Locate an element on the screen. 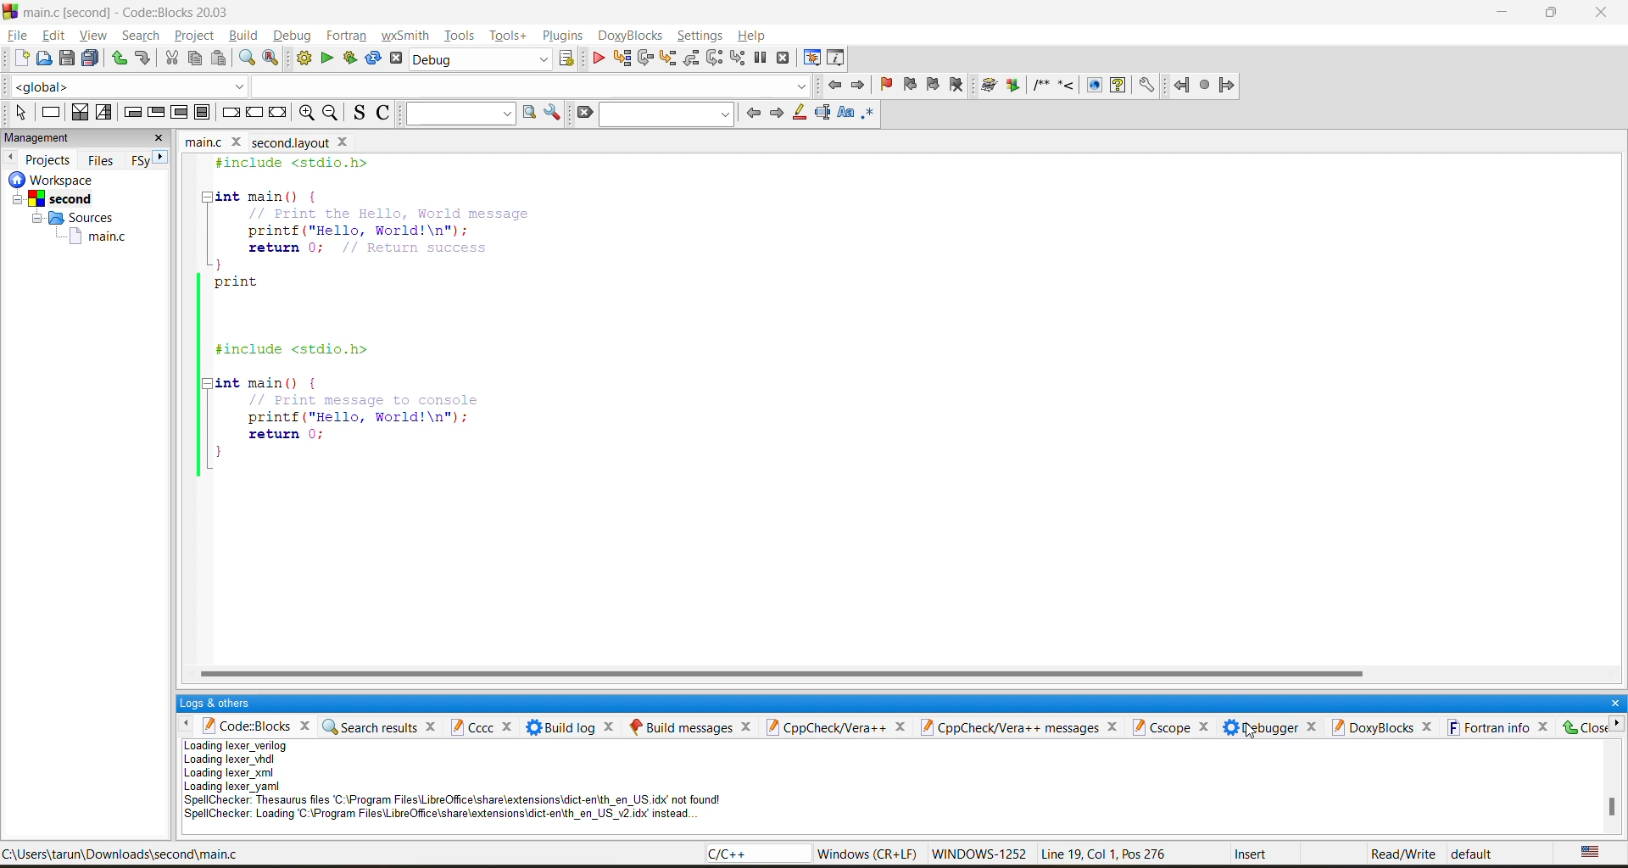 The image size is (1628, 868). cccc is located at coordinates (481, 726).